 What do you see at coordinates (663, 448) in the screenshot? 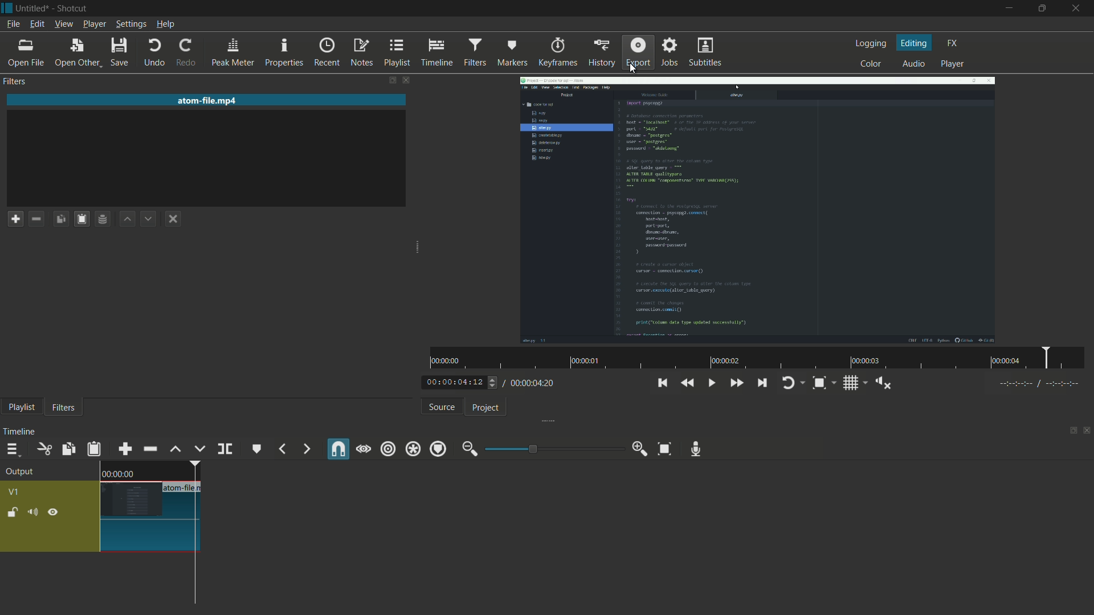
I see `zoom timeline to fit` at bounding box center [663, 448].